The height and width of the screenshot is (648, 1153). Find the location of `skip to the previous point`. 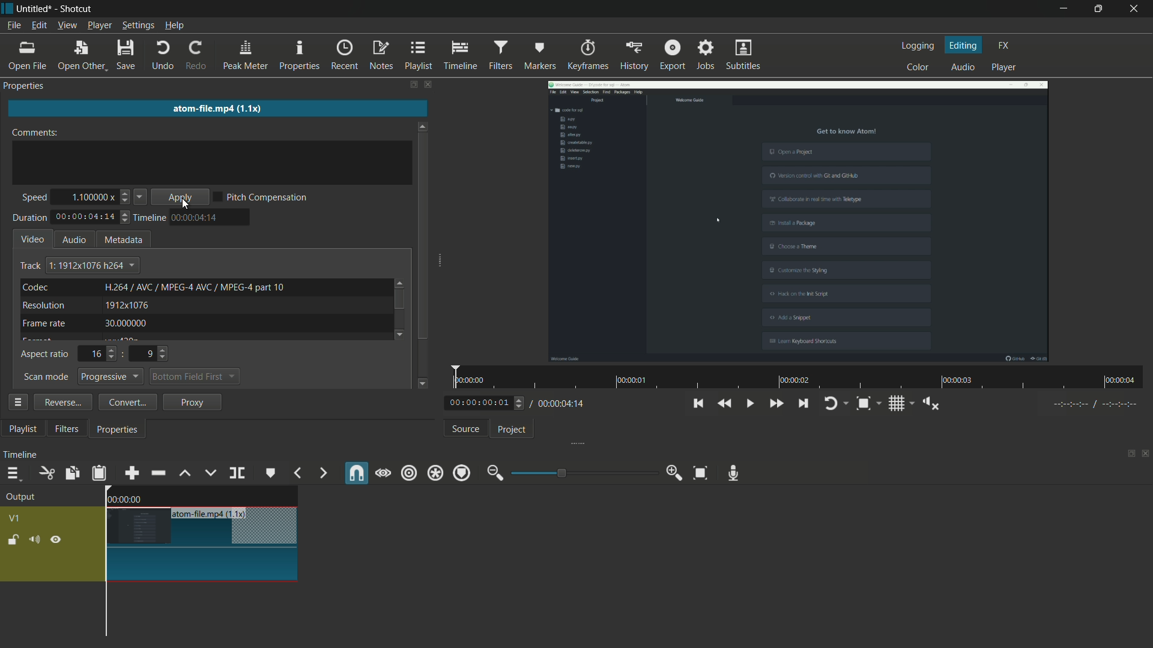

skip to the previous point is located at coordinates (697, 403).